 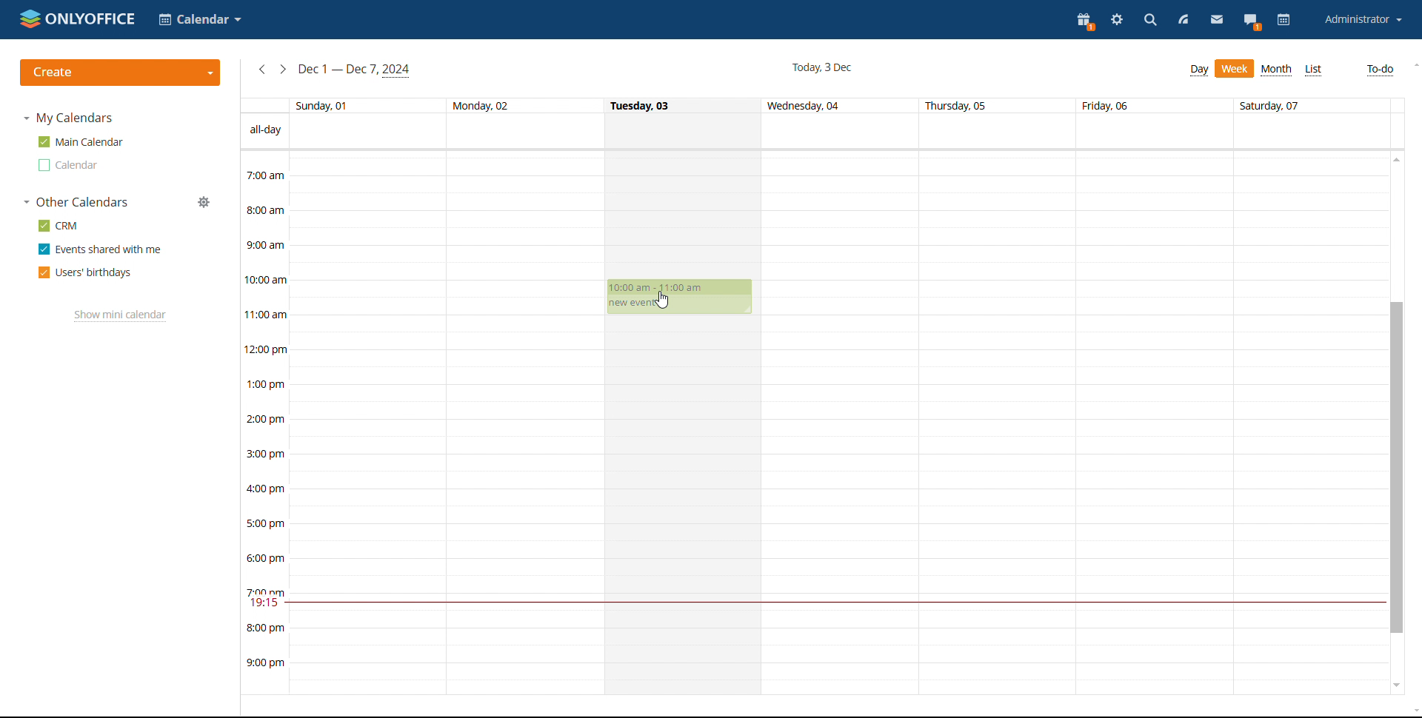 What do you see at coordinates (1108, 105) in the screenshot?
I see `Friday, 06` at bounding box center [1108, 105].